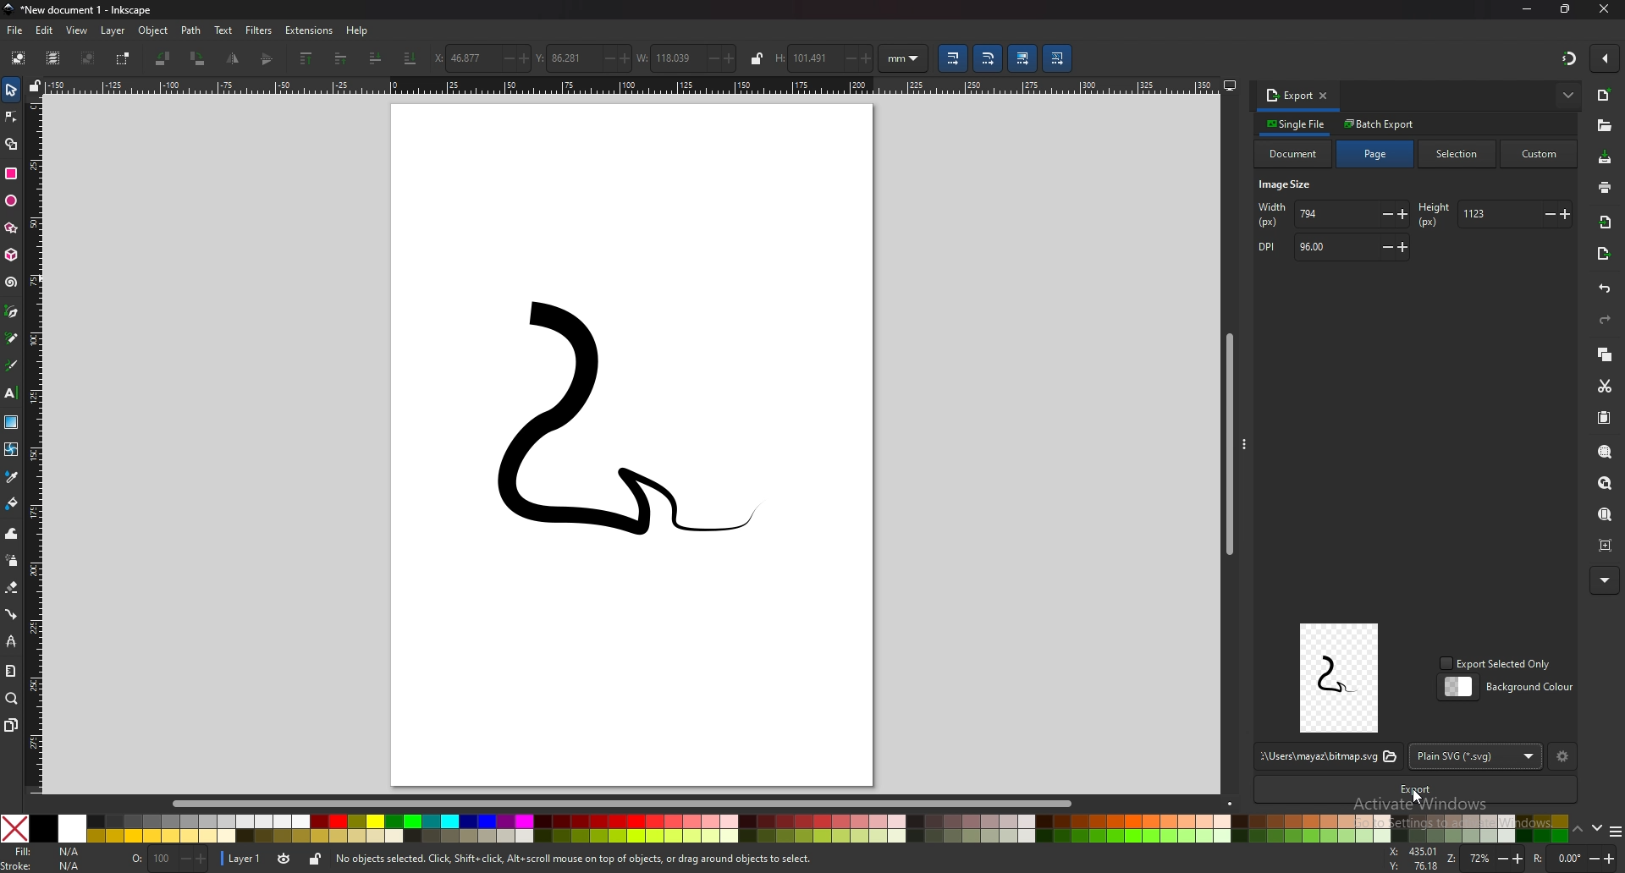 Image resolution: width=1625 pixels, height=873 pixels. I want to click on zoom drawing, so click(1608, 484).